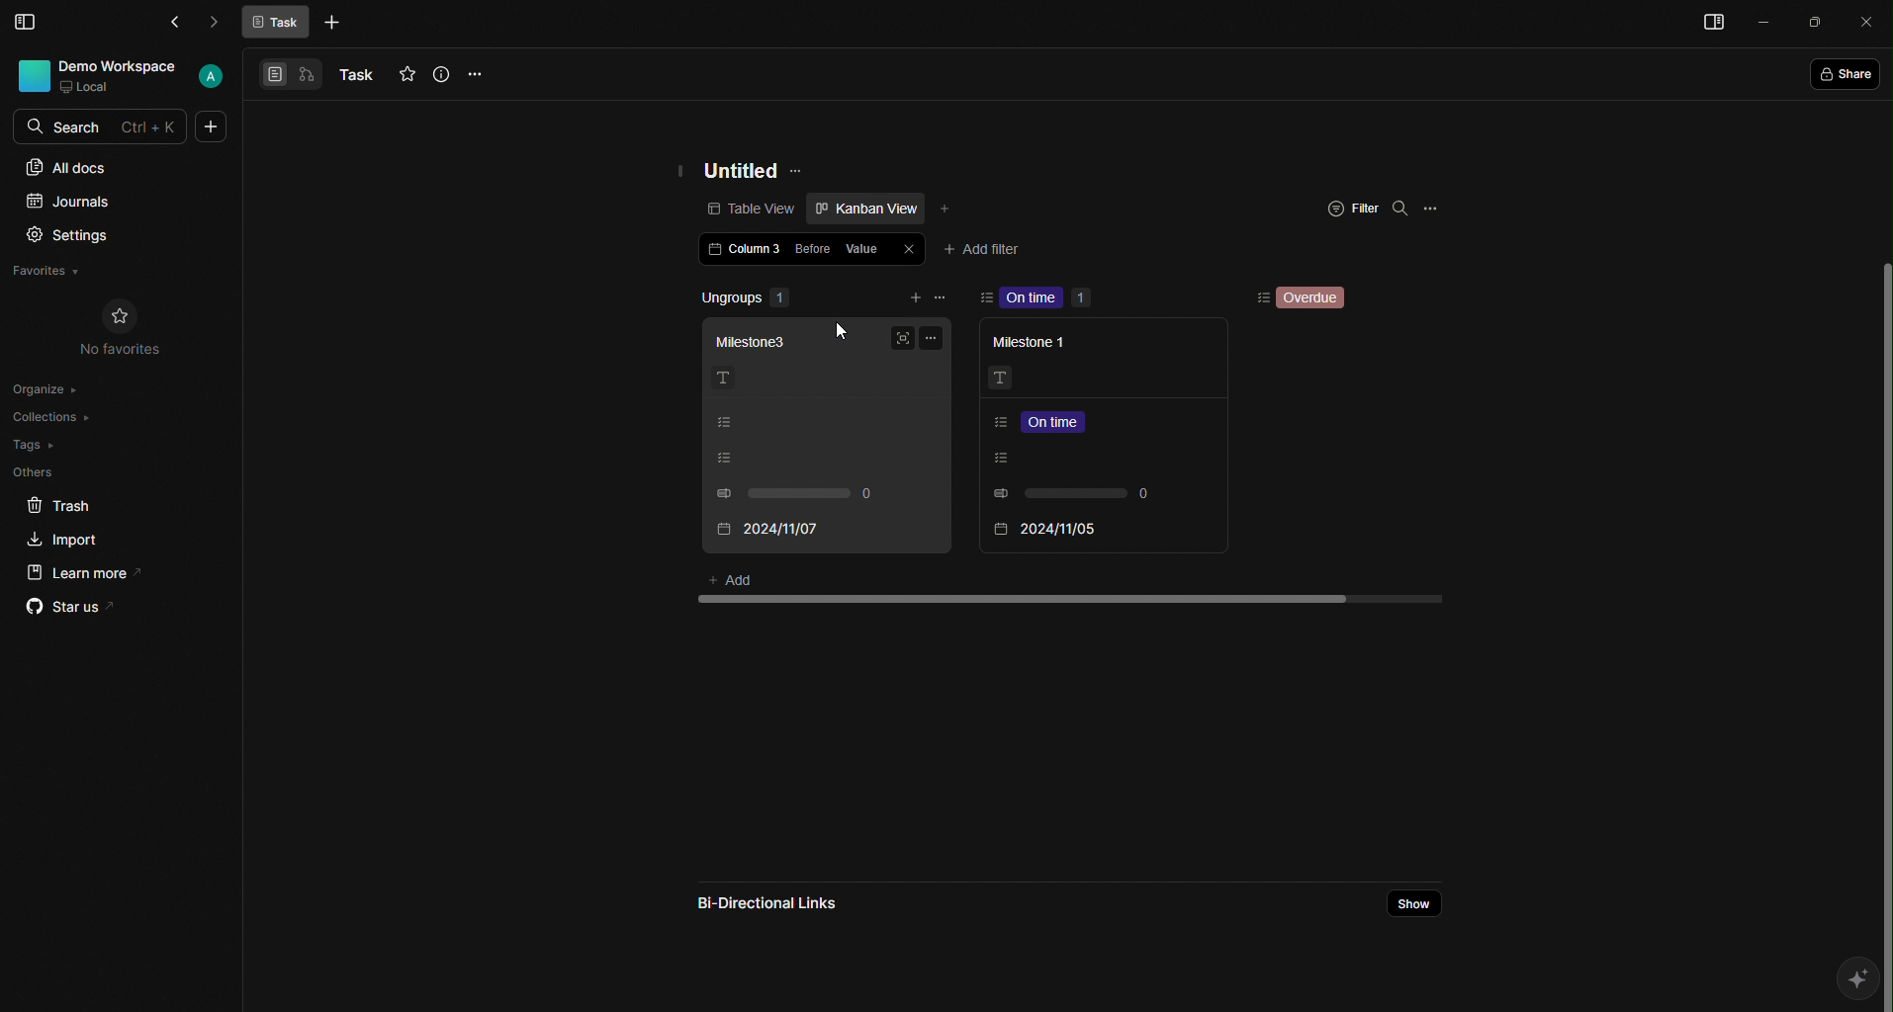 Image resolution: width=1893 pixels, height=1012 pixels. Describe the element at coordinates (1051, 421) in the screenshot. I see `Listing` at that location.